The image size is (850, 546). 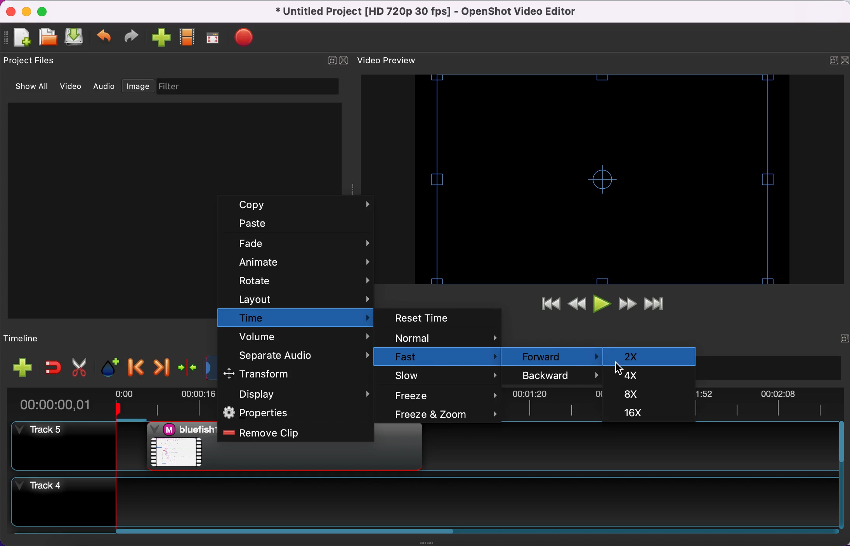 I want to click on open file, so click(x=49, y=38).